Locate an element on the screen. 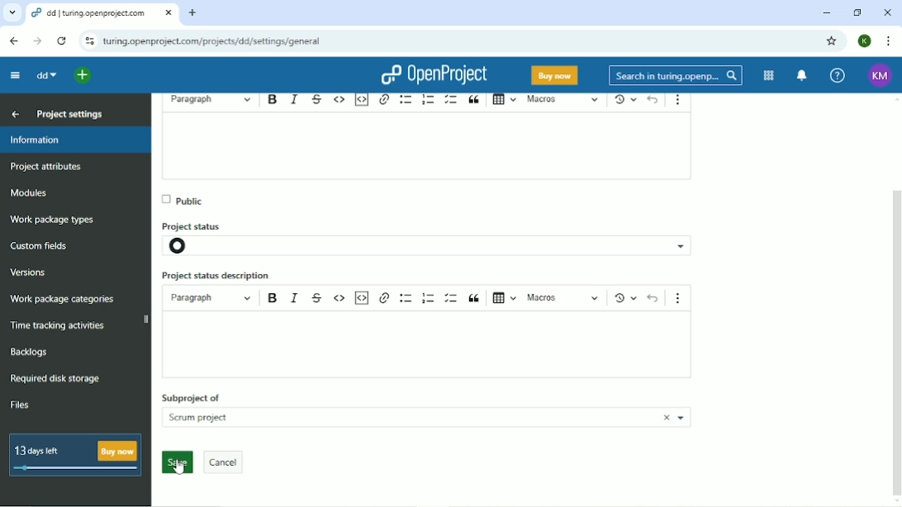 This screenshot has height=507, width=902. italics is located at coordinates (295, 299).